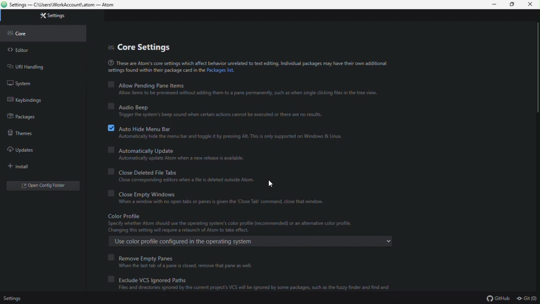  I want to click on github, so click(498, 299).